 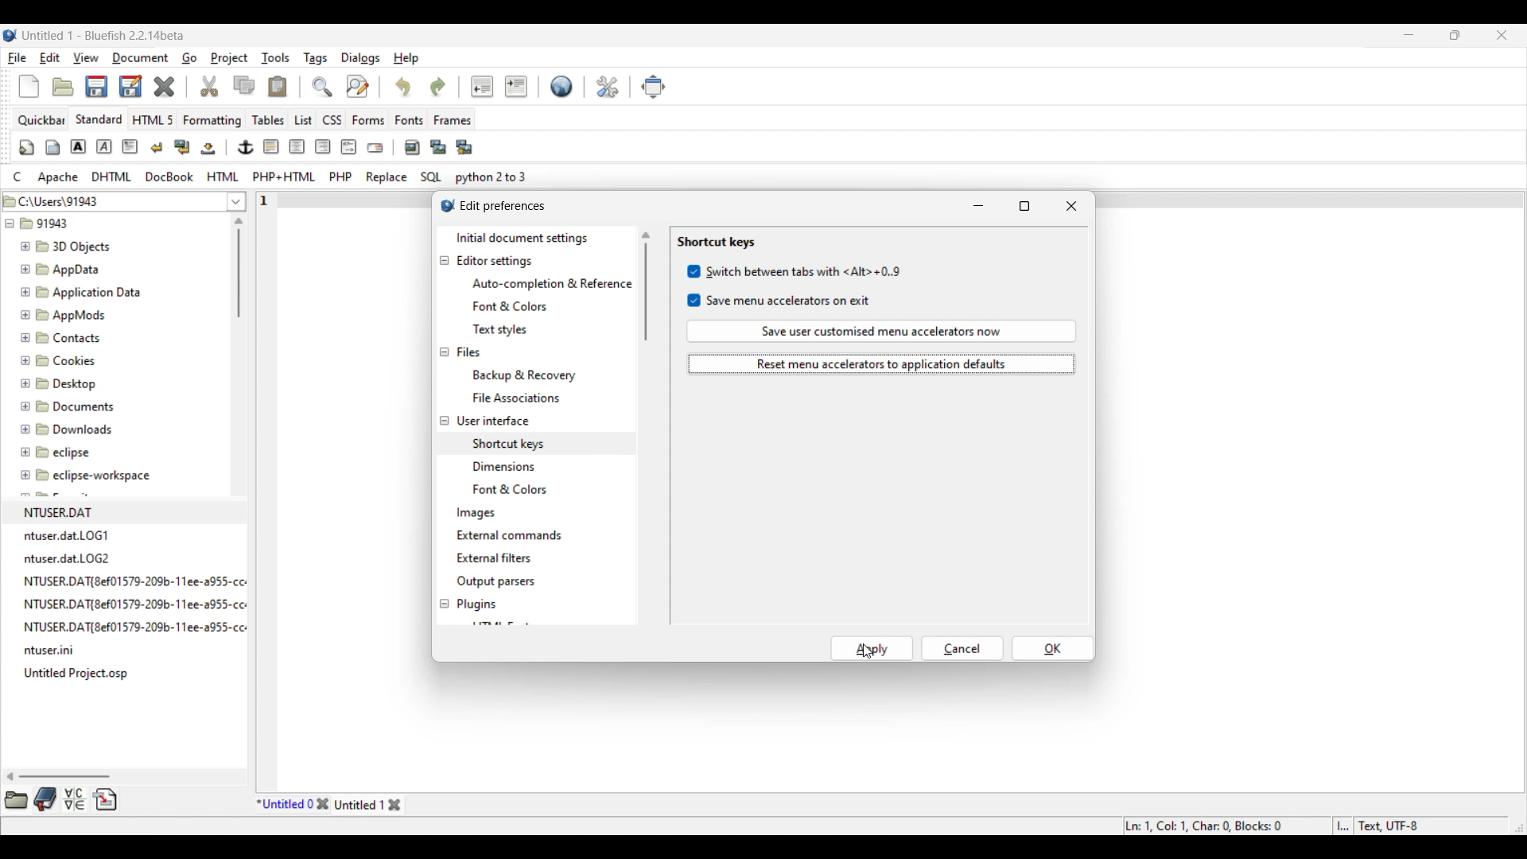 What do you see at coordinates (453, 120) in the screenshot?
I see `Frames` at bounding box center [453, 120].